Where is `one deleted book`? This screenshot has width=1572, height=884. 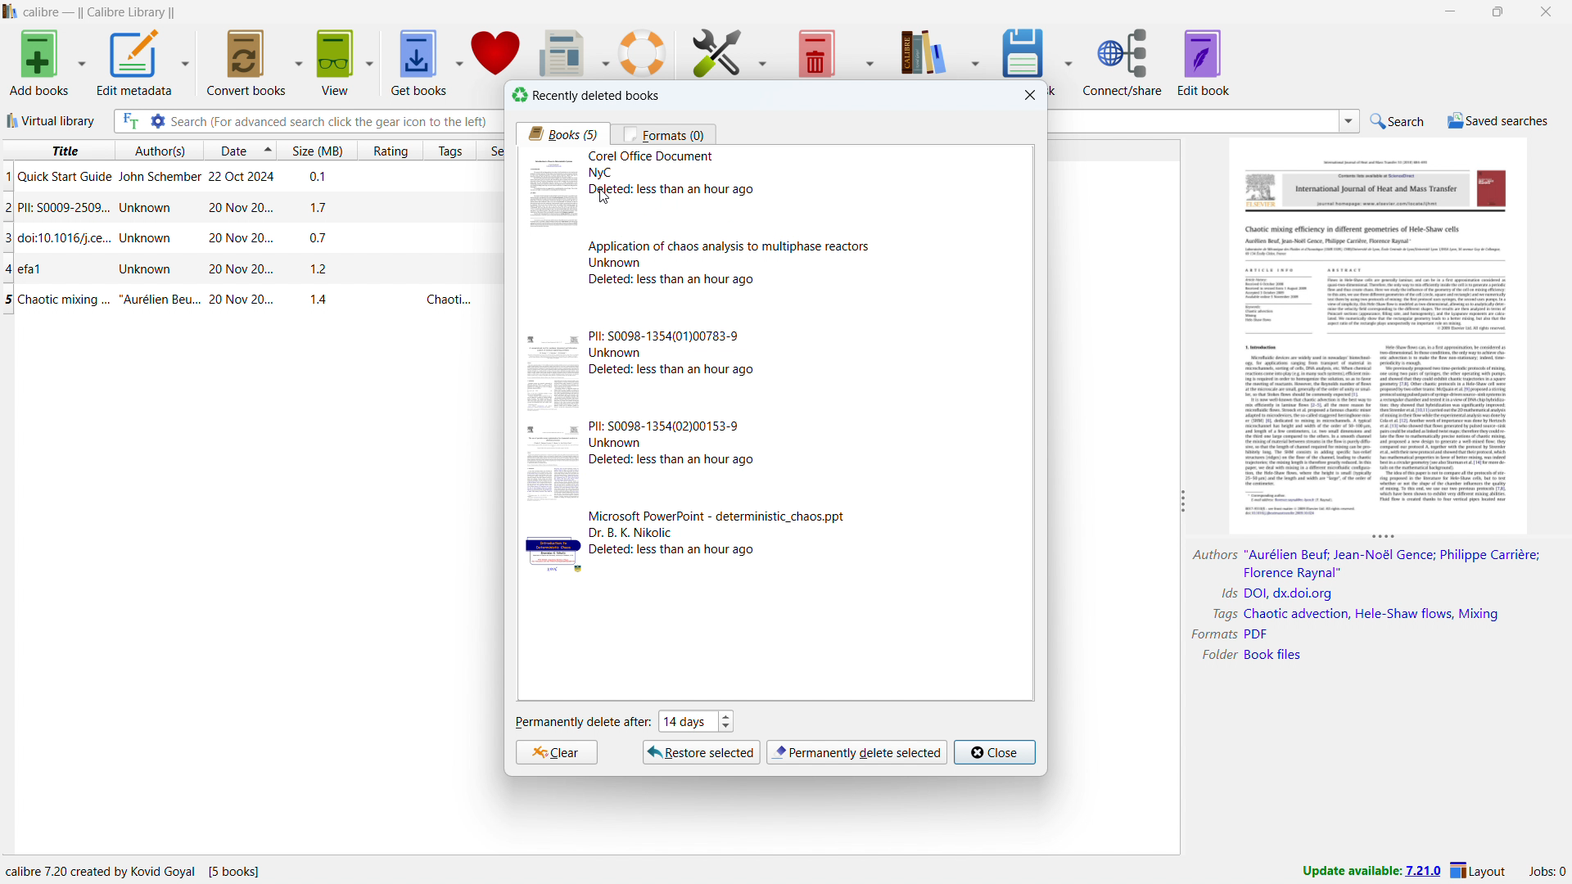
one deleted book is located at coordinates (779, 456).